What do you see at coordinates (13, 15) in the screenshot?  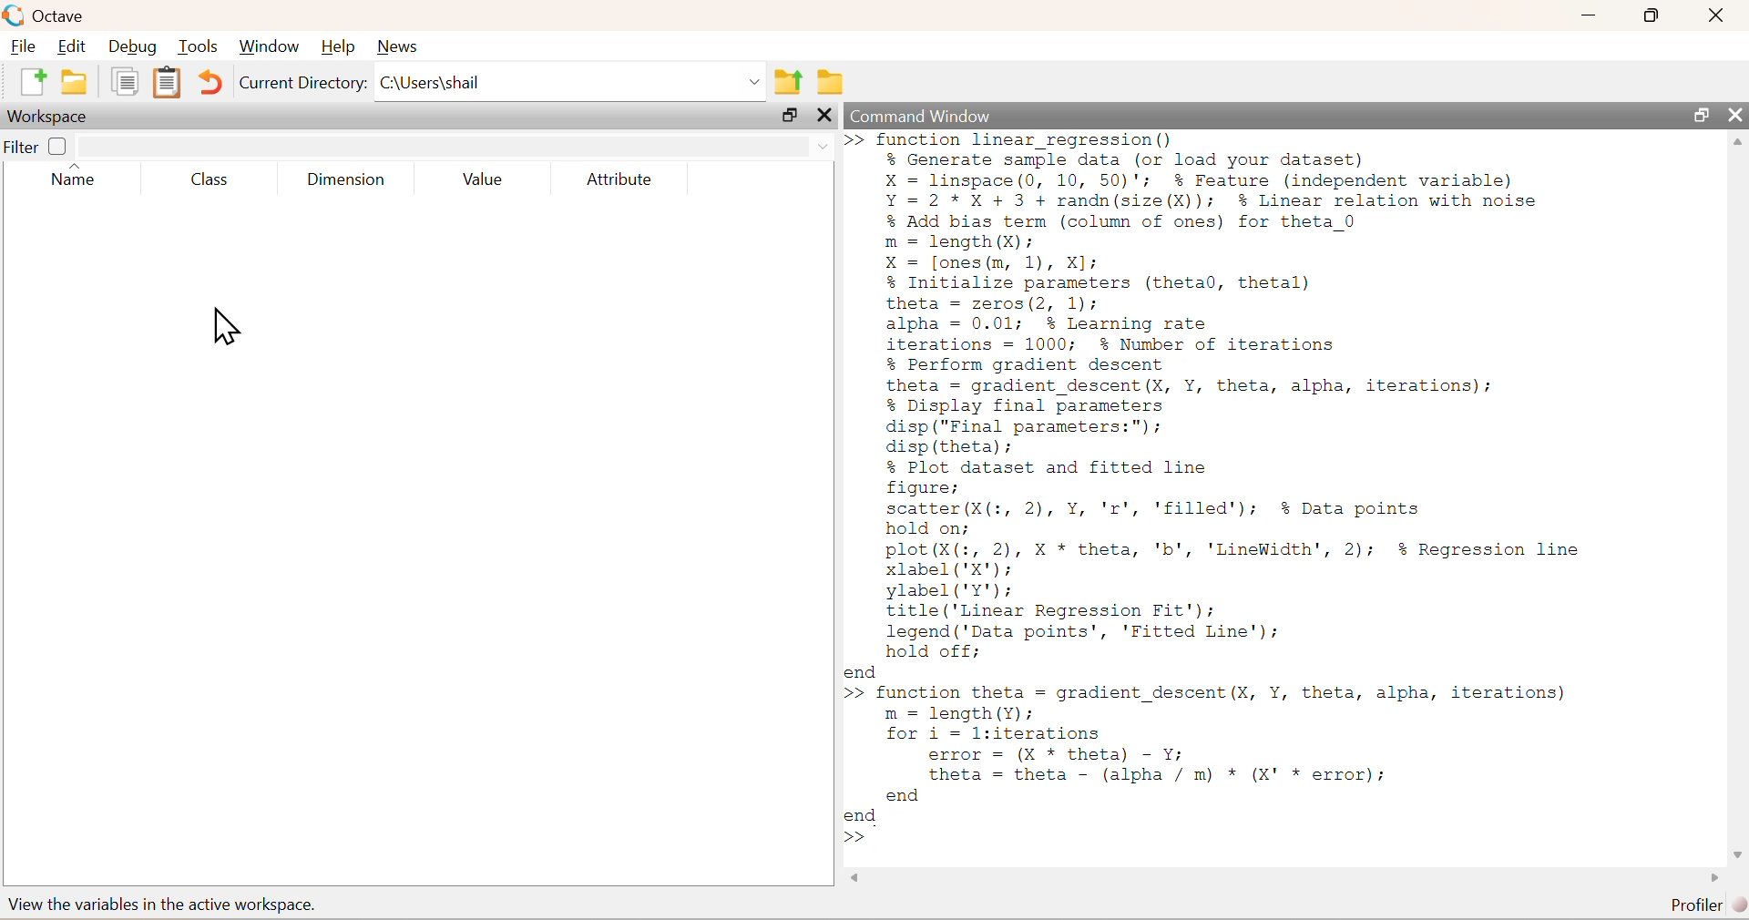 I see `logo` at bounding box center [13, 15].